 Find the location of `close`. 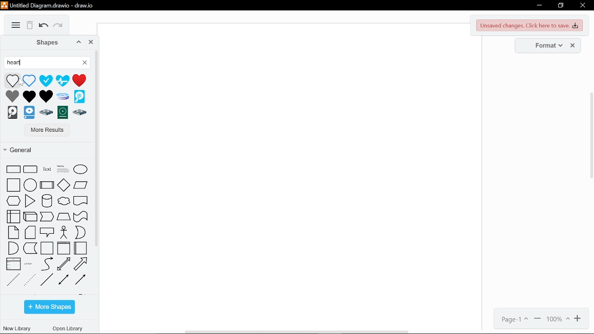

close is located at coordinates (574, 45).